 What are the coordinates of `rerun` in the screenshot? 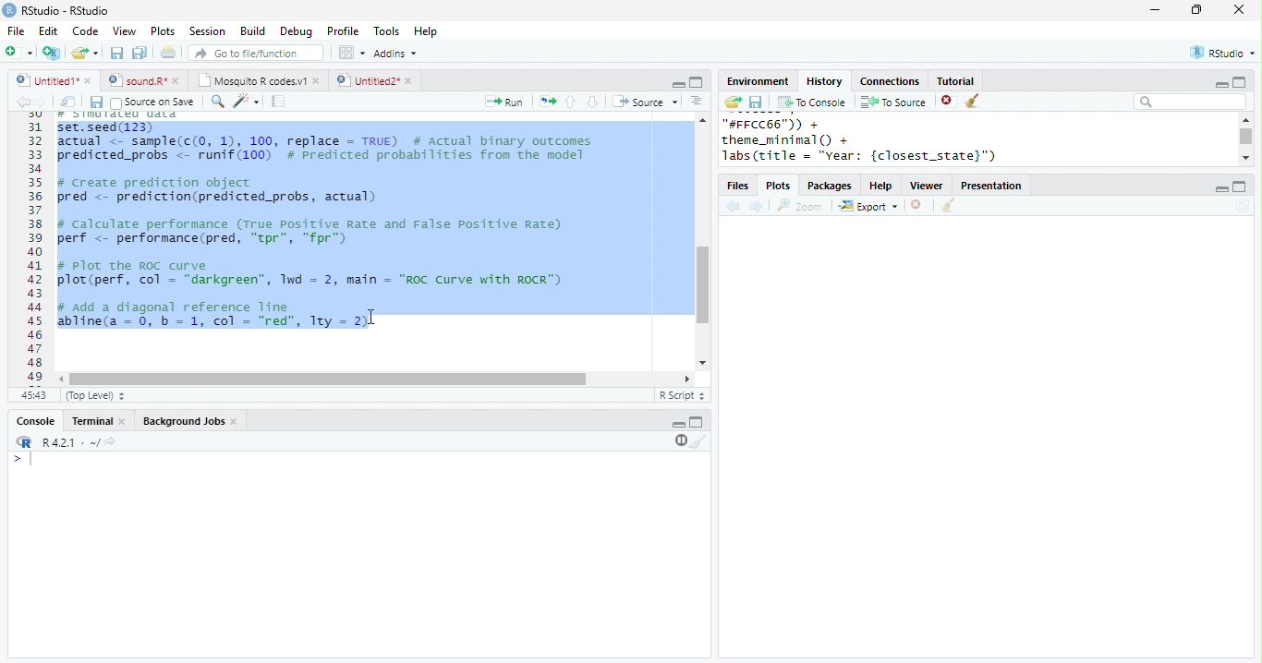 It's located at (548, 102).